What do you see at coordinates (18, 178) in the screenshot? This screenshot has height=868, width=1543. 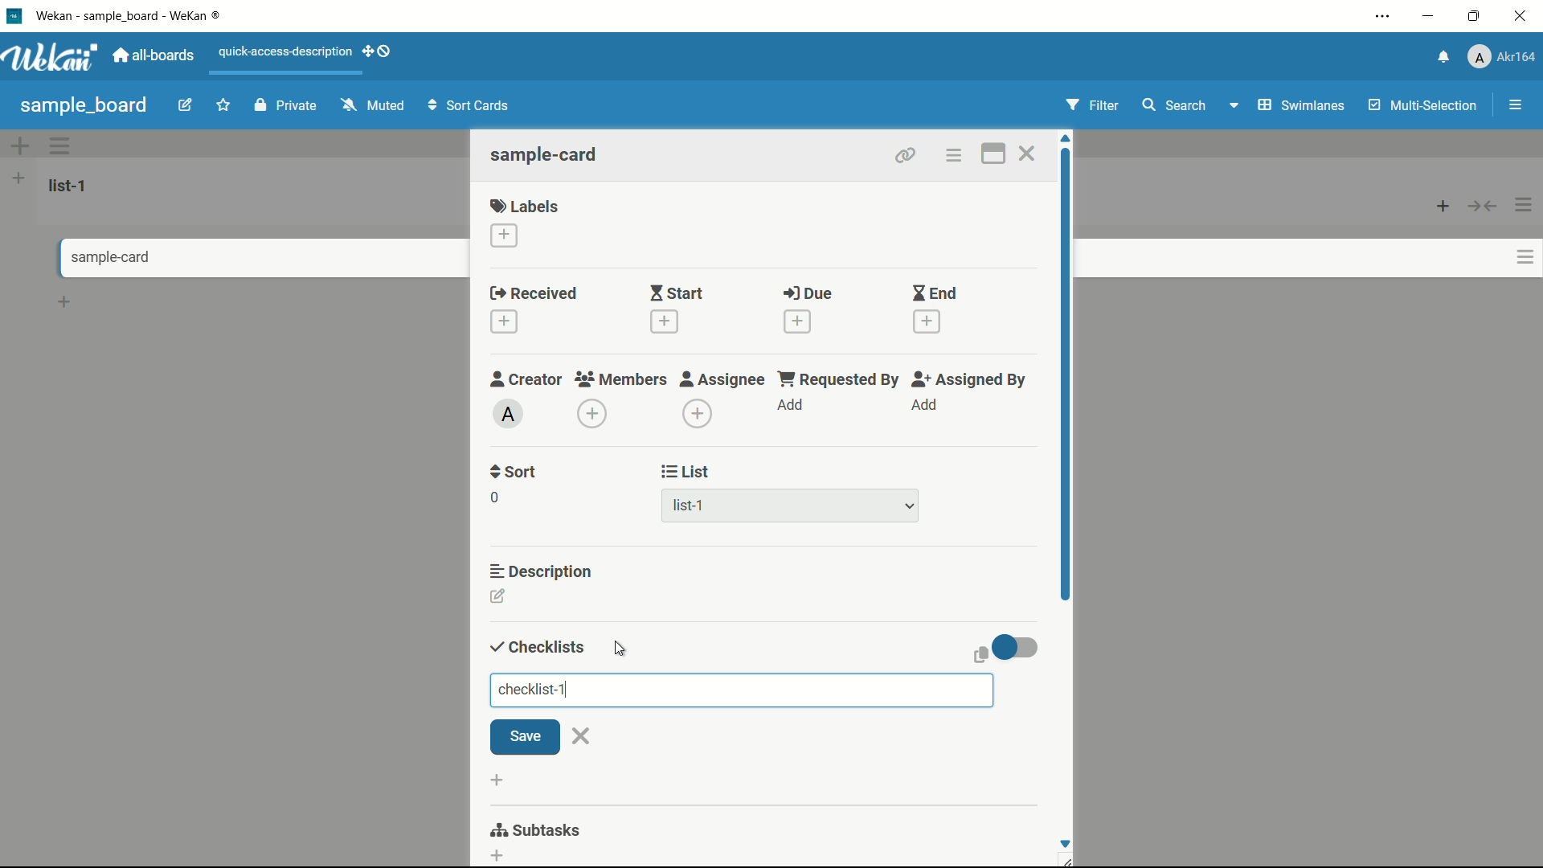 I see `add list` at bounding box center [18, 178].